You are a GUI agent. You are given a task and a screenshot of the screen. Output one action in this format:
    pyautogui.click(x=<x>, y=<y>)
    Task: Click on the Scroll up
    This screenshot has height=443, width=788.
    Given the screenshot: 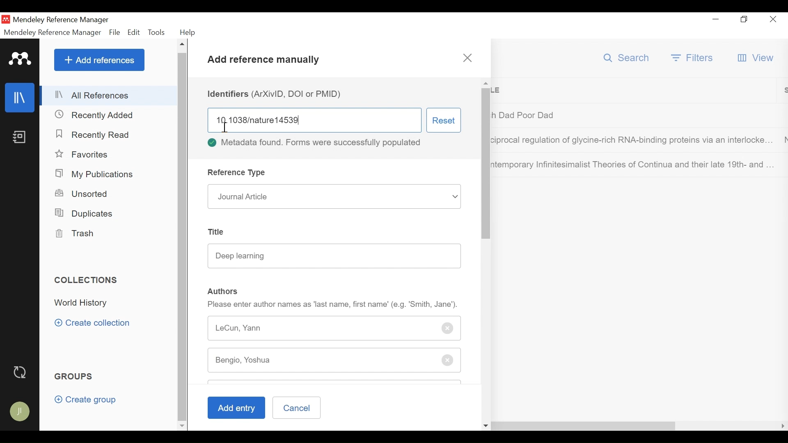 What is the action you would take?
    pyautogui.click(x=486, y=83)
    